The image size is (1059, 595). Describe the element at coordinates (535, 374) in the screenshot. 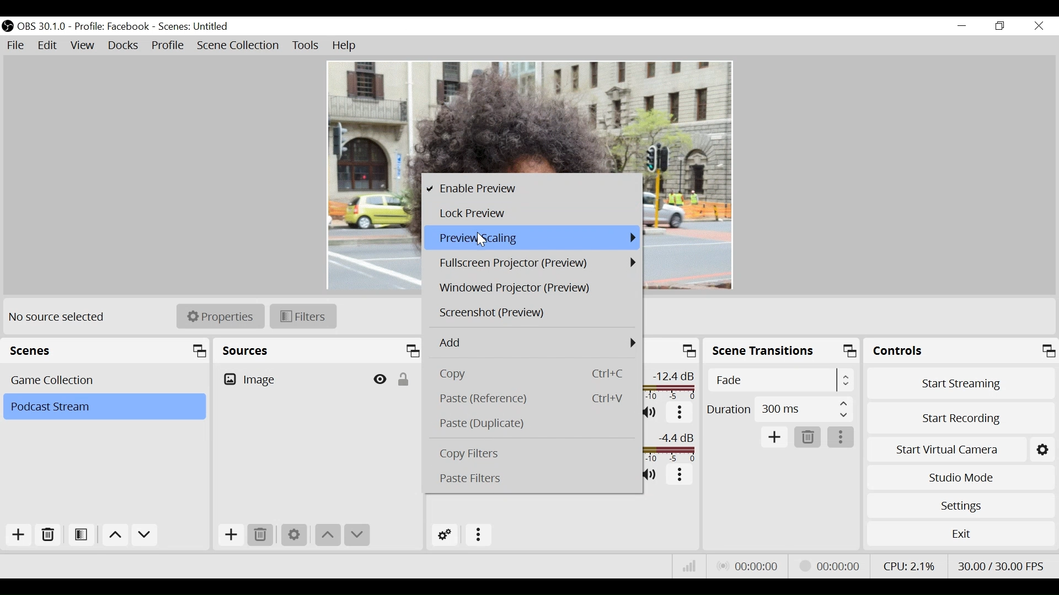

I see `Copy` at that location.